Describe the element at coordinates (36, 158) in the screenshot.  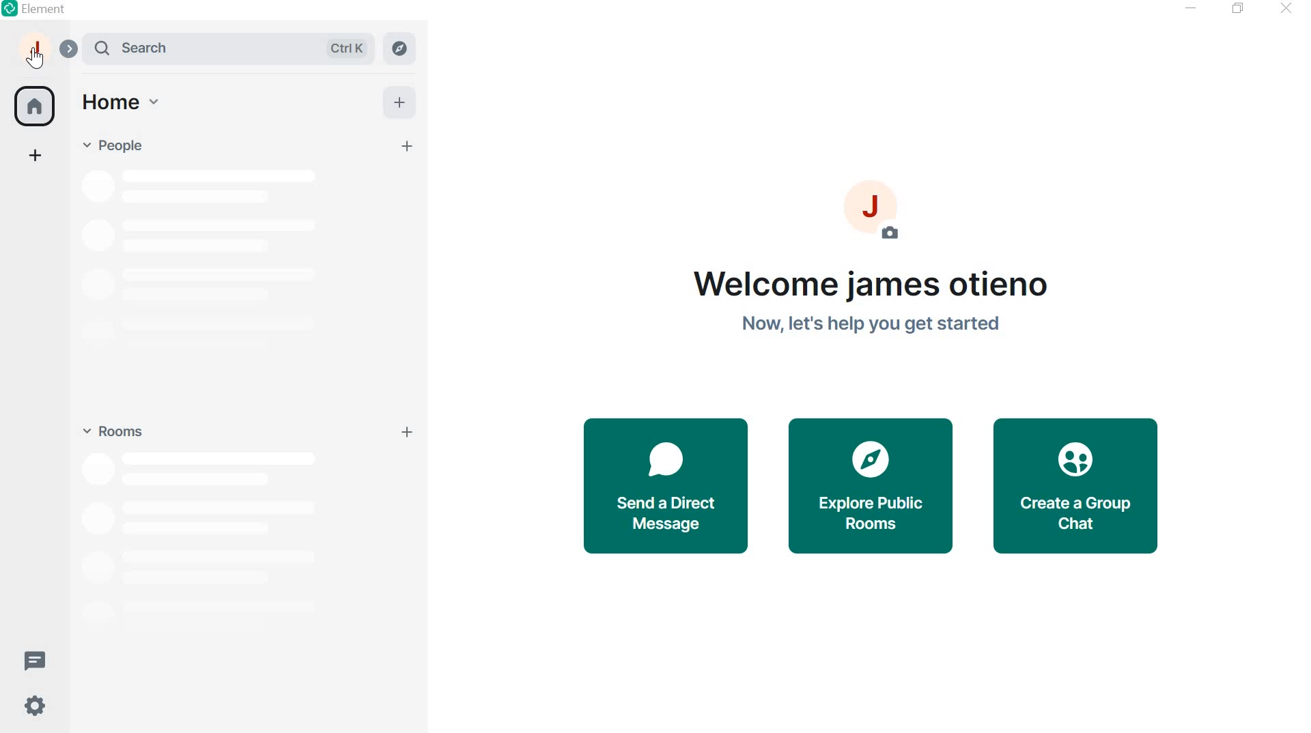
I see `CREATE A SPACE` at that location.